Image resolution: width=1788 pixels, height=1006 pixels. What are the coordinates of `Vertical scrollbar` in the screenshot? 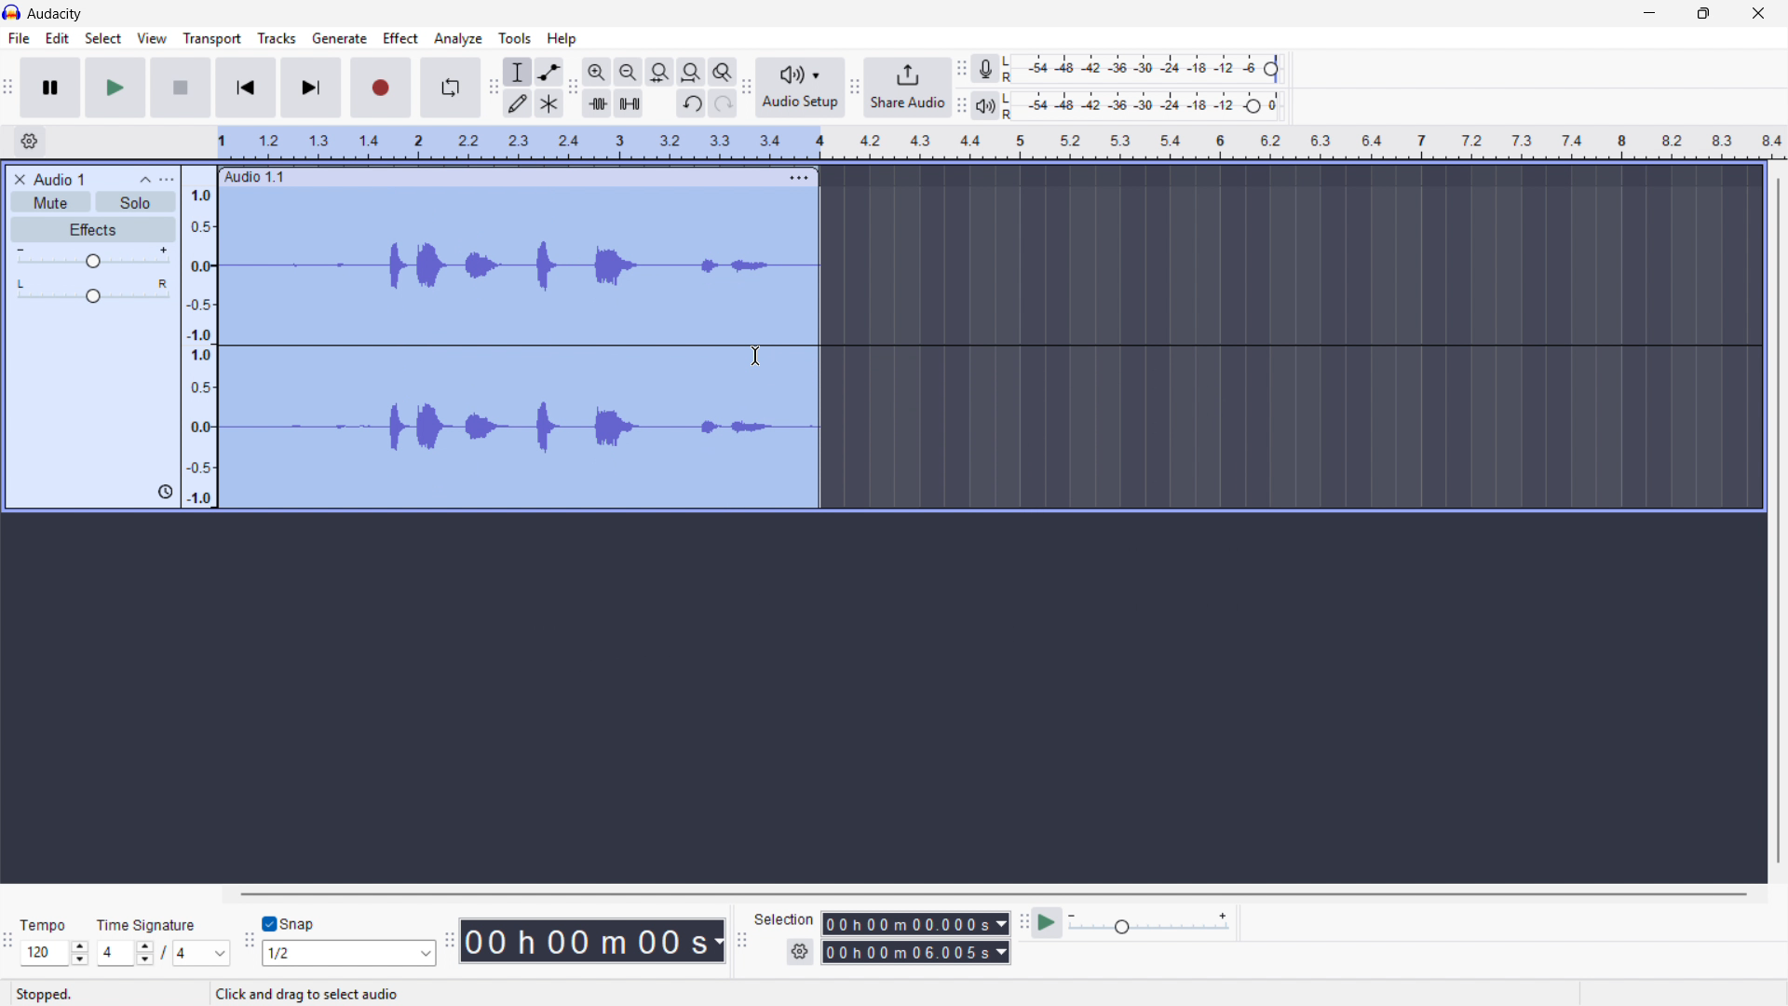 It's located at (1779, 521).